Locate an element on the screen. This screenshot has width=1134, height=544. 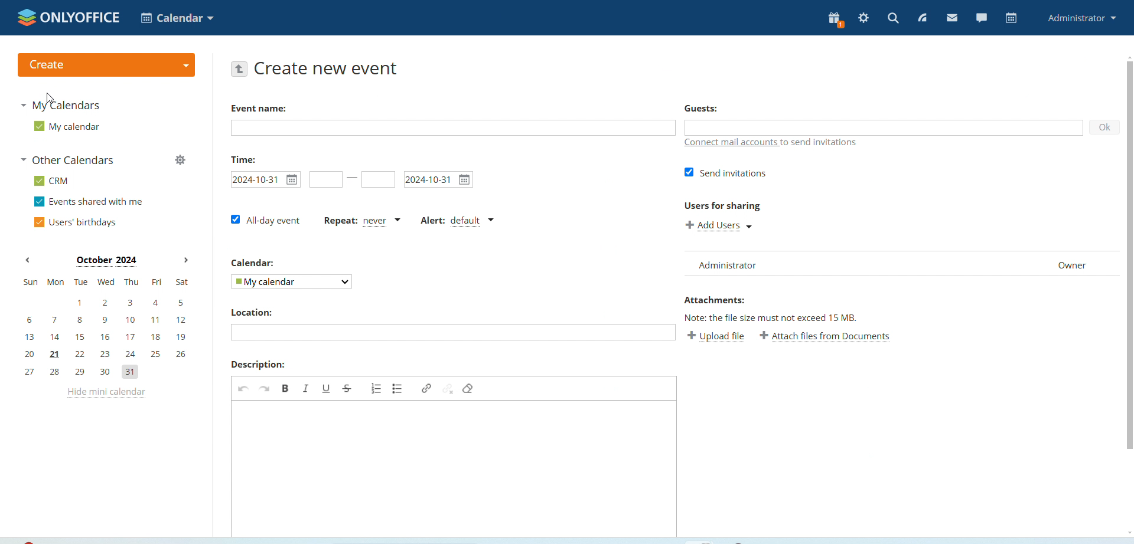
upload file is located at coordinates (717, 336).